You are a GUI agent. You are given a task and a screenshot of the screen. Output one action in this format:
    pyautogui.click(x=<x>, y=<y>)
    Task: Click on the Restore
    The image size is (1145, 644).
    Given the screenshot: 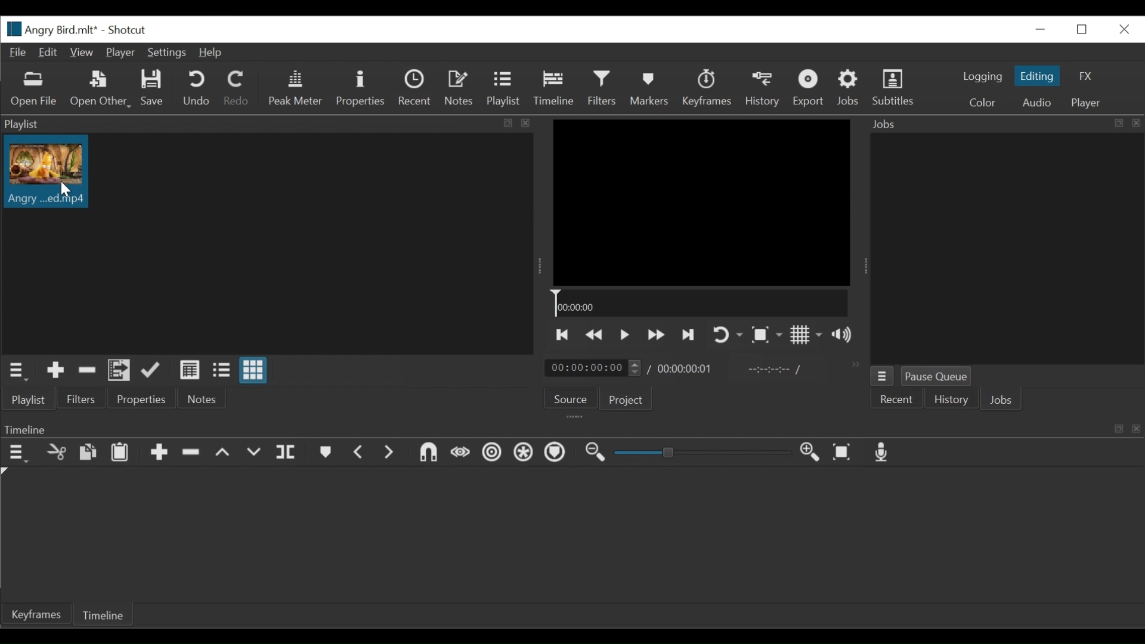 What is the action you would take?
    pyautogui.click(x=1082, y=30)
    